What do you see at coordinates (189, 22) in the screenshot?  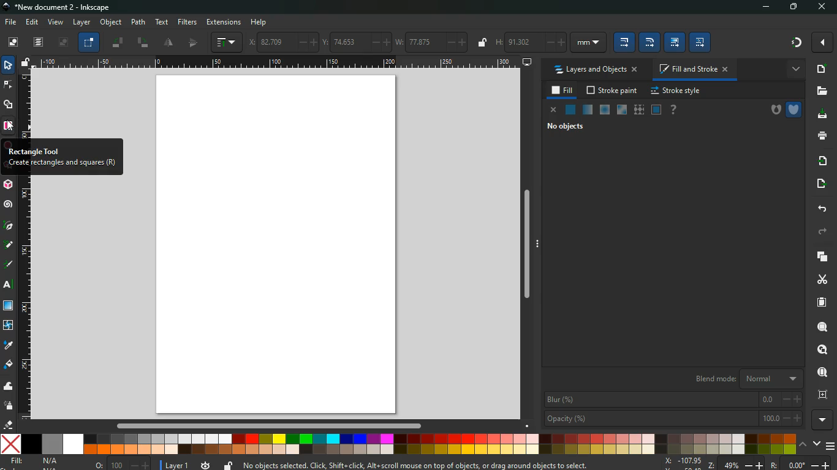 I see `filters` at bounding box center [189, 22].